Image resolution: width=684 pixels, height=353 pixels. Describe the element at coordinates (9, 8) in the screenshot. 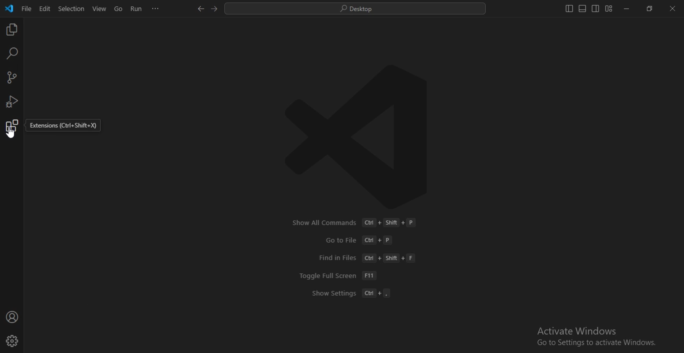

I see `vscode icon` at that location.